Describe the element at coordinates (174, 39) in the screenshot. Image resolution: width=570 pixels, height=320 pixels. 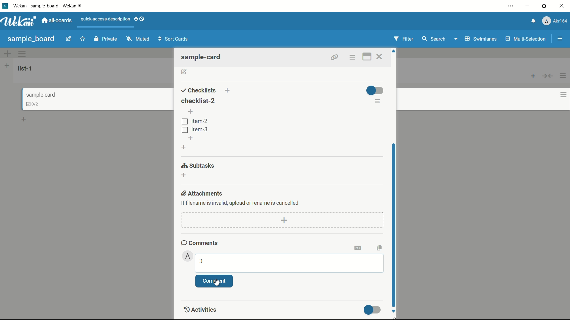
I see `Sort Cards` at that location.